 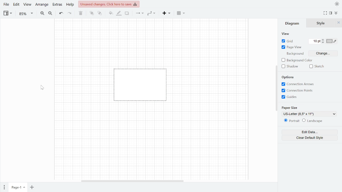 What do you see at coordinates (81, 13) in the screenshot?
I see `Delete` at bounding box center [81, 13].